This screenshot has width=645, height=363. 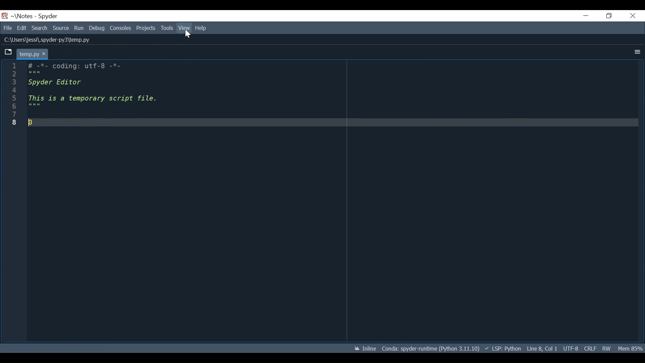 What do you see at coordinates (23, 16) in the screenshot?
I see `Project Name` at bounding box center [23, 16].